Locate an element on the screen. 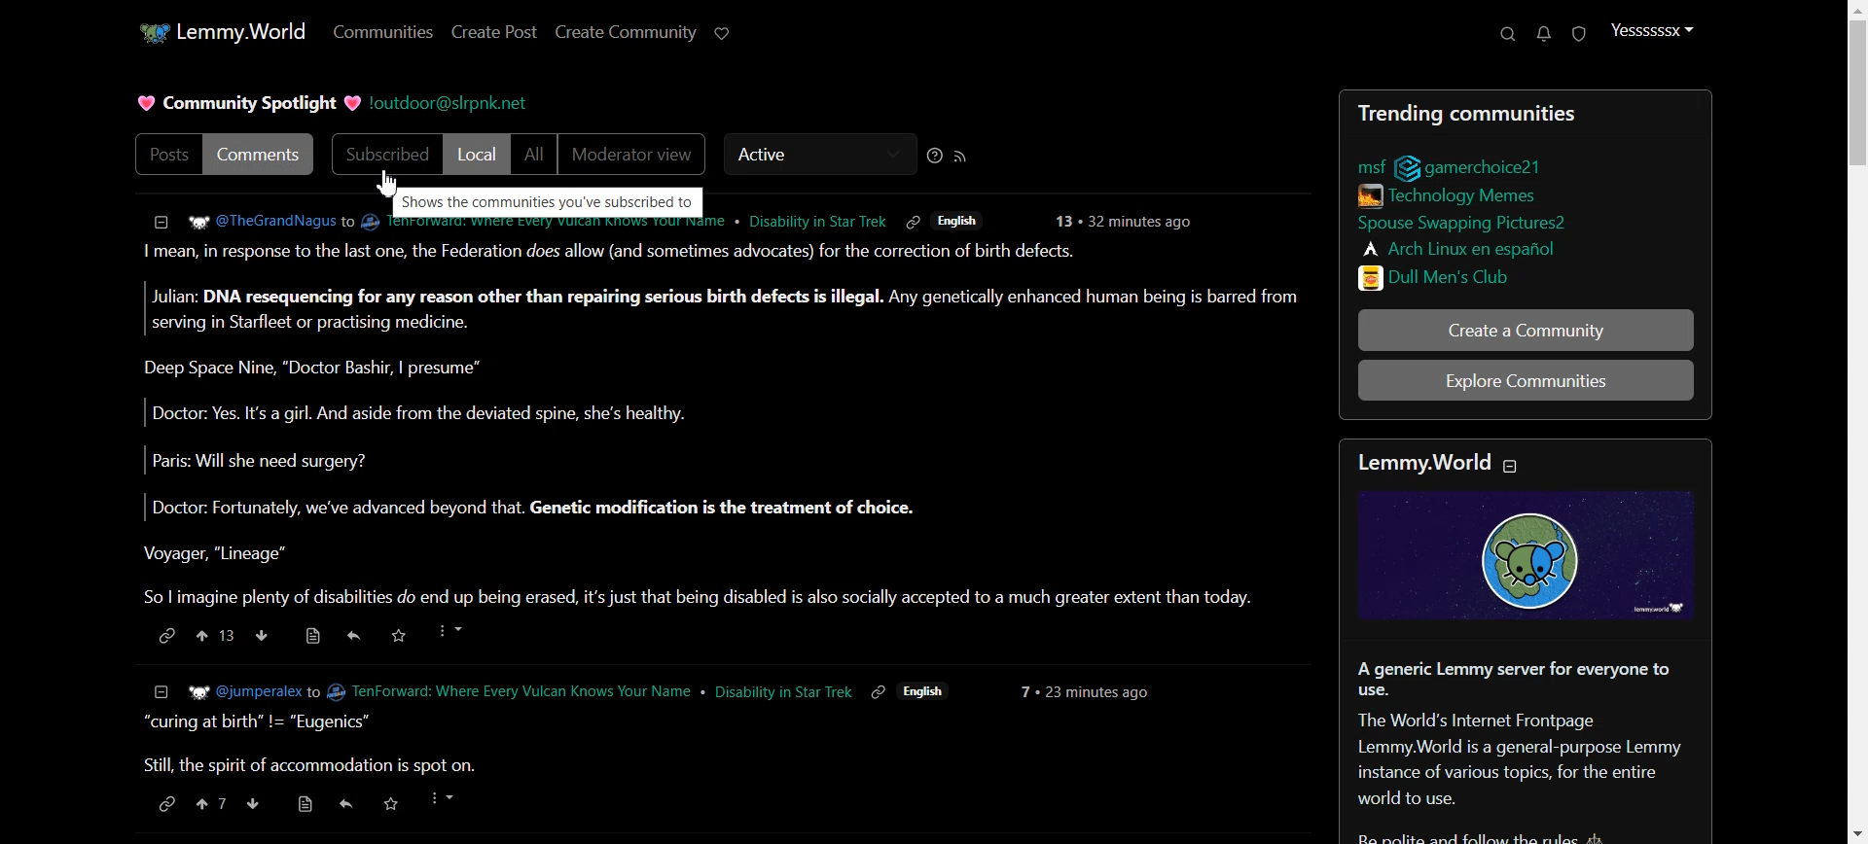  time is located at coordinates (1094, 689).